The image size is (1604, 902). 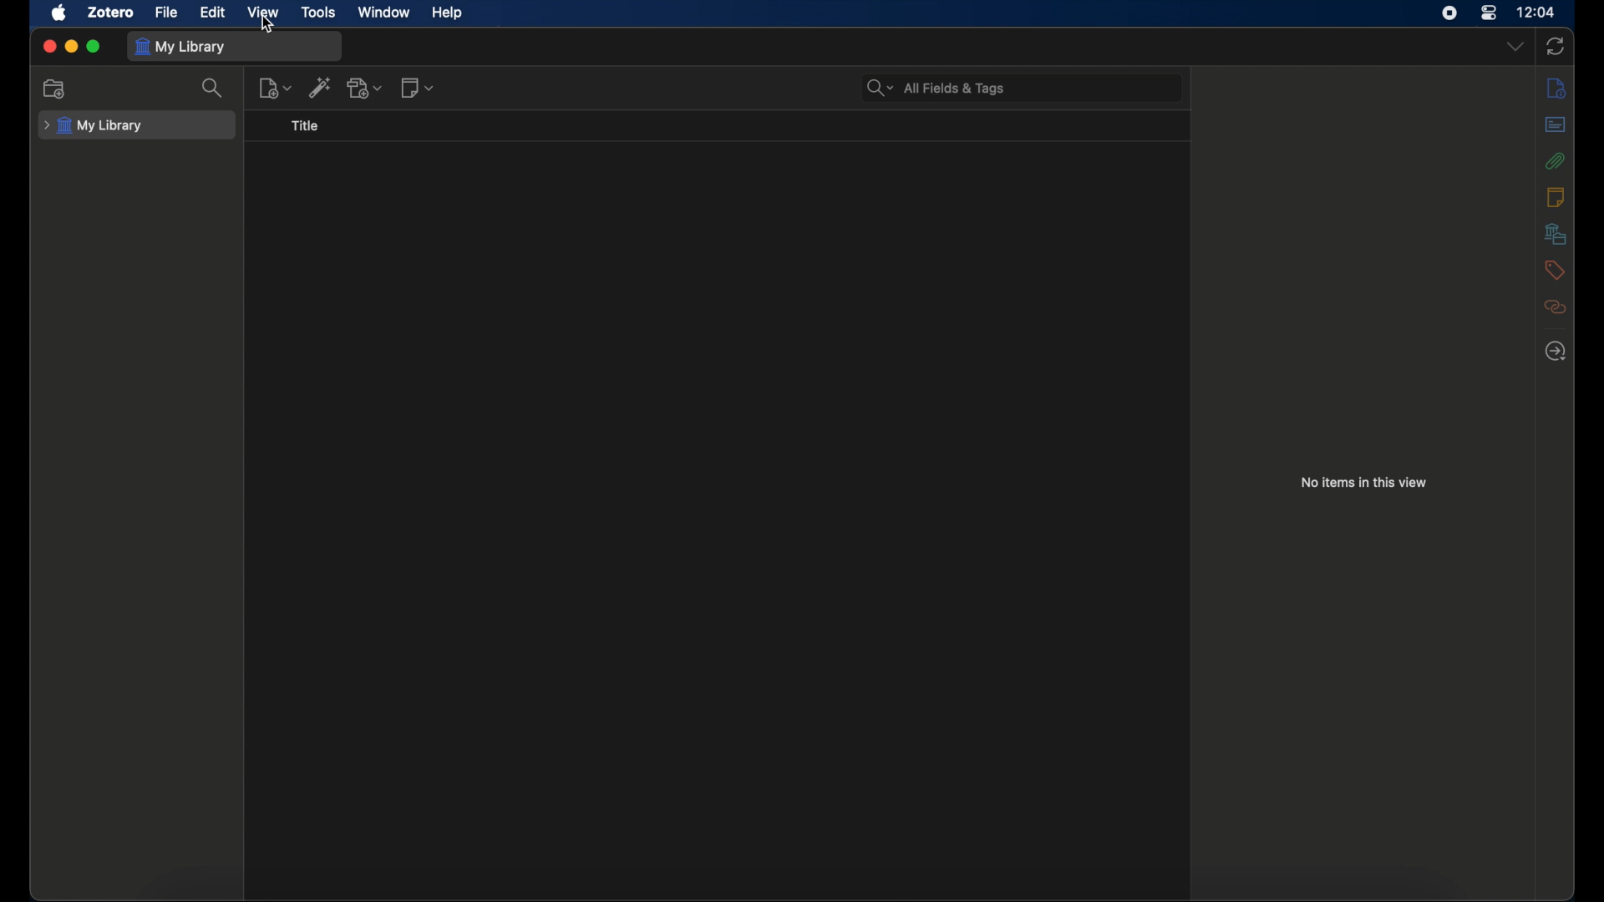 What do you see at coordinates (1517, 45) in the screenshot?
I see `dropdown` at bounding box center [1517, 45].